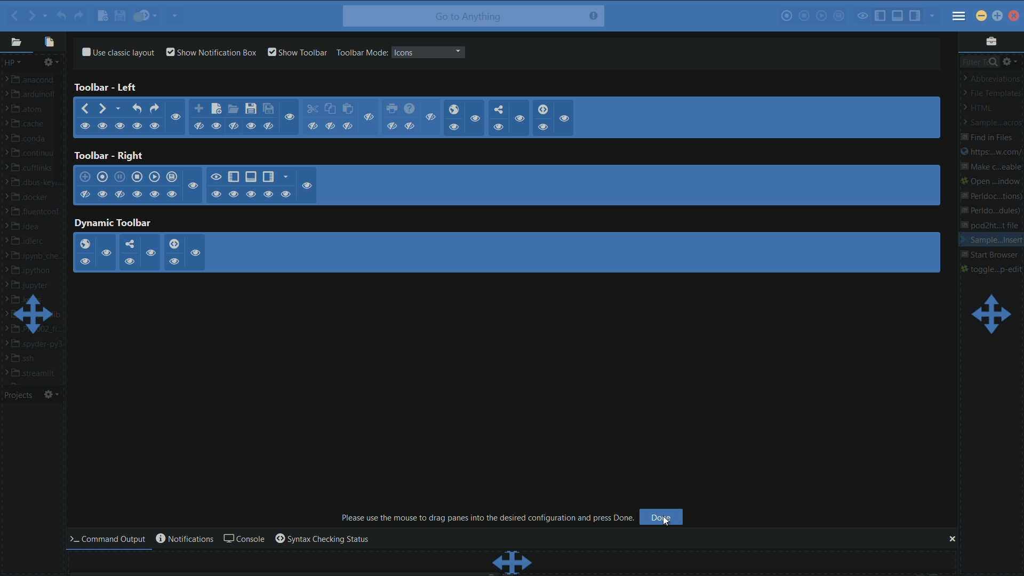 This screenshot has width=1024, height=576. What do you see at coordinates (990, 41) in the screenshot?
I see `toolbox` at bounding box center [990, 41].